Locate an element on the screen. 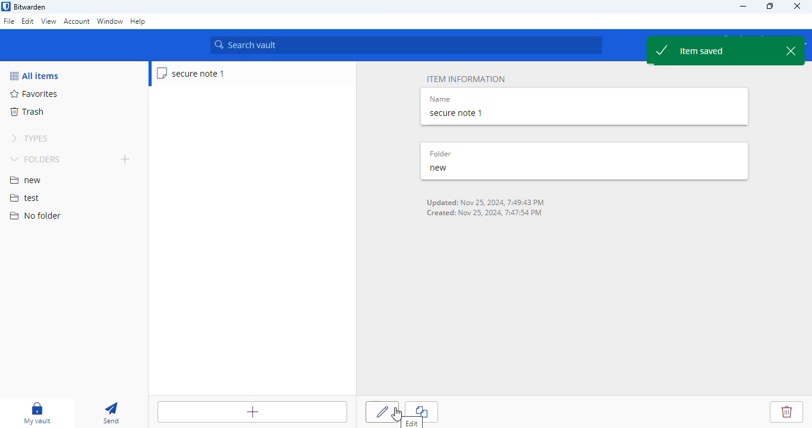 This screenshot has height=428, width=812. name is located at coordinates (440, 100).